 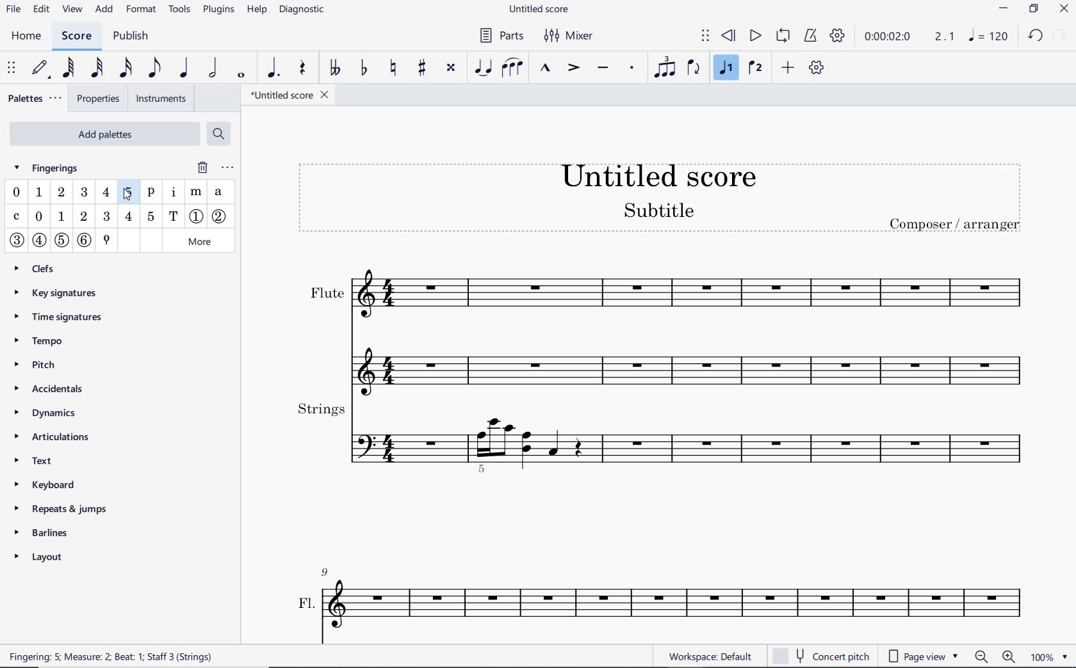 What do you see at coordinates (86, 193) in the screenshot?
I see `fingering 3` at bounding box center [86, 193].